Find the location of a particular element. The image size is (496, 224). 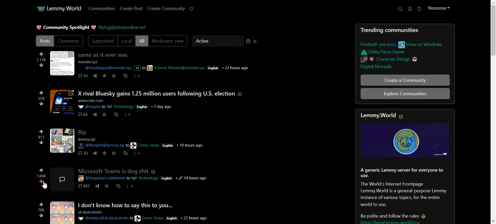

share is located at coordinates (97, 186).